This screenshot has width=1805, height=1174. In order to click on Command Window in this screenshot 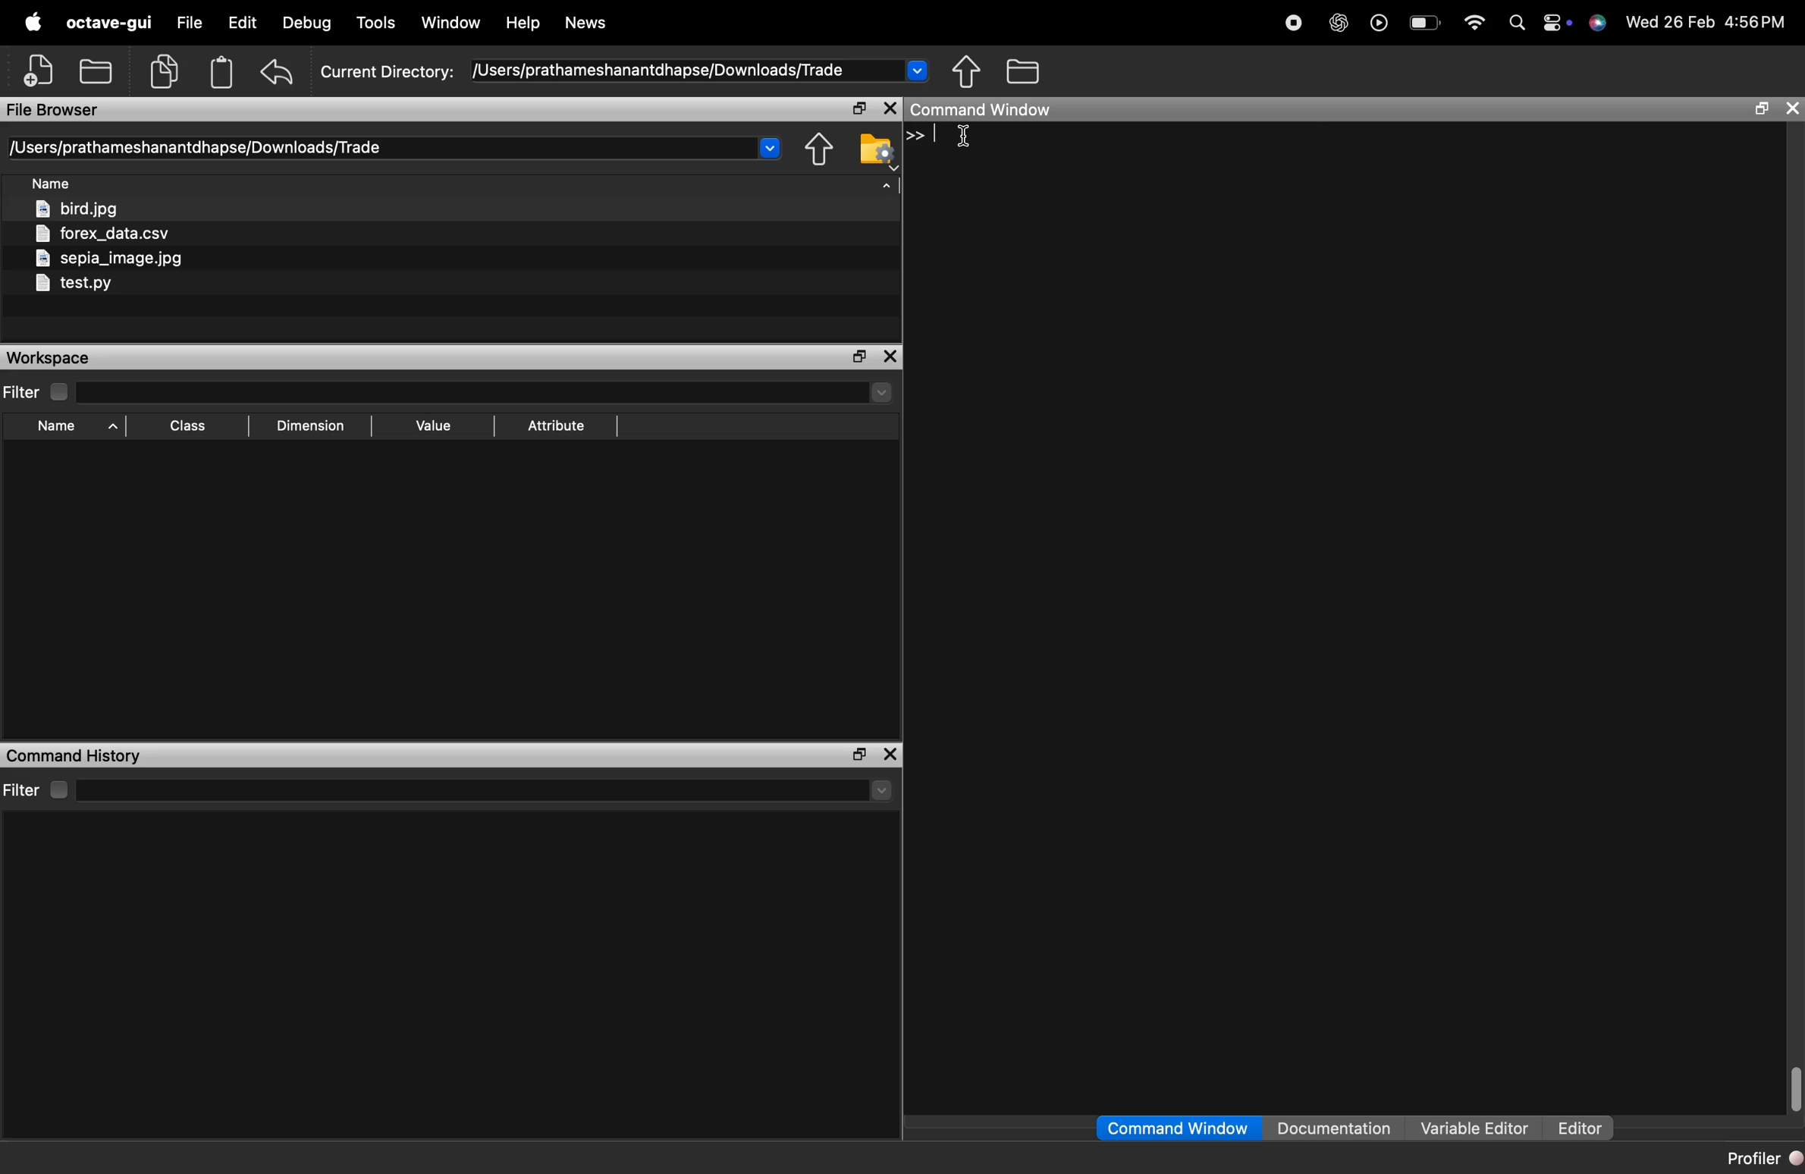, I will do `click(987, 110)`.